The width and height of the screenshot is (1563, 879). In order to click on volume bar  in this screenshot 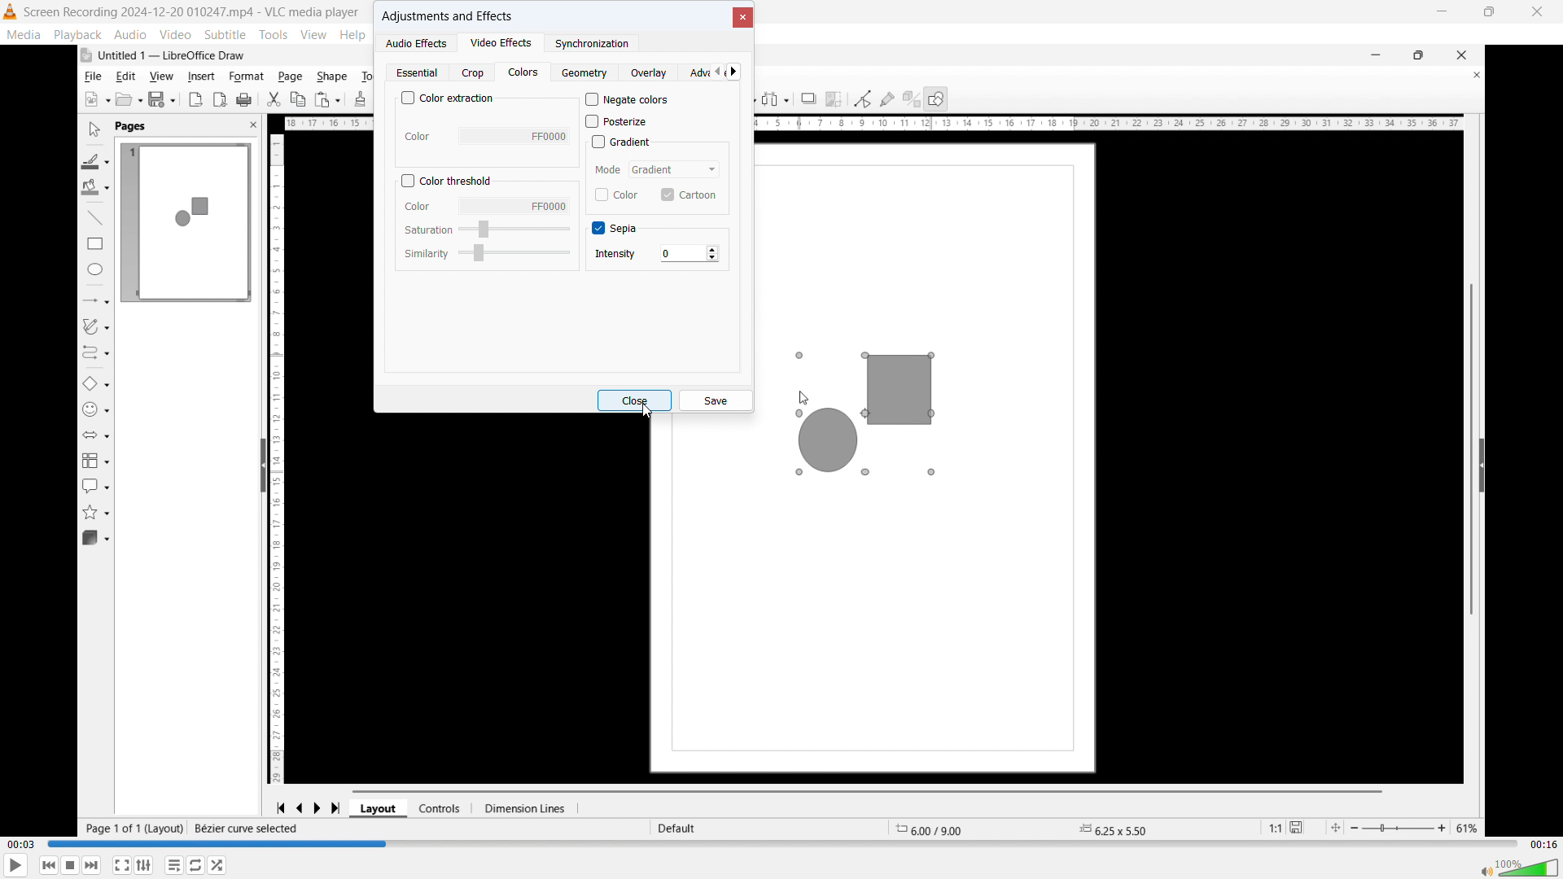, I will do `click(1520, 867)`.